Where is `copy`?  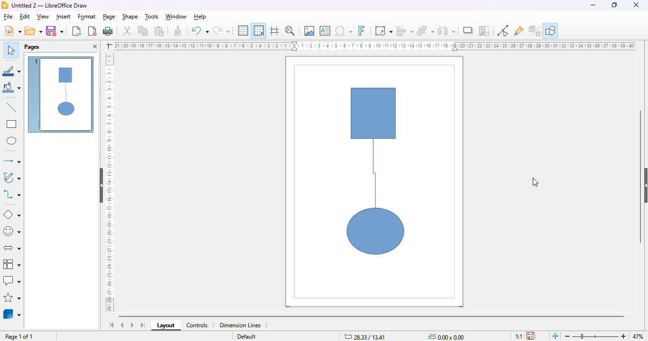
copy is located at coordinates (143, 31).